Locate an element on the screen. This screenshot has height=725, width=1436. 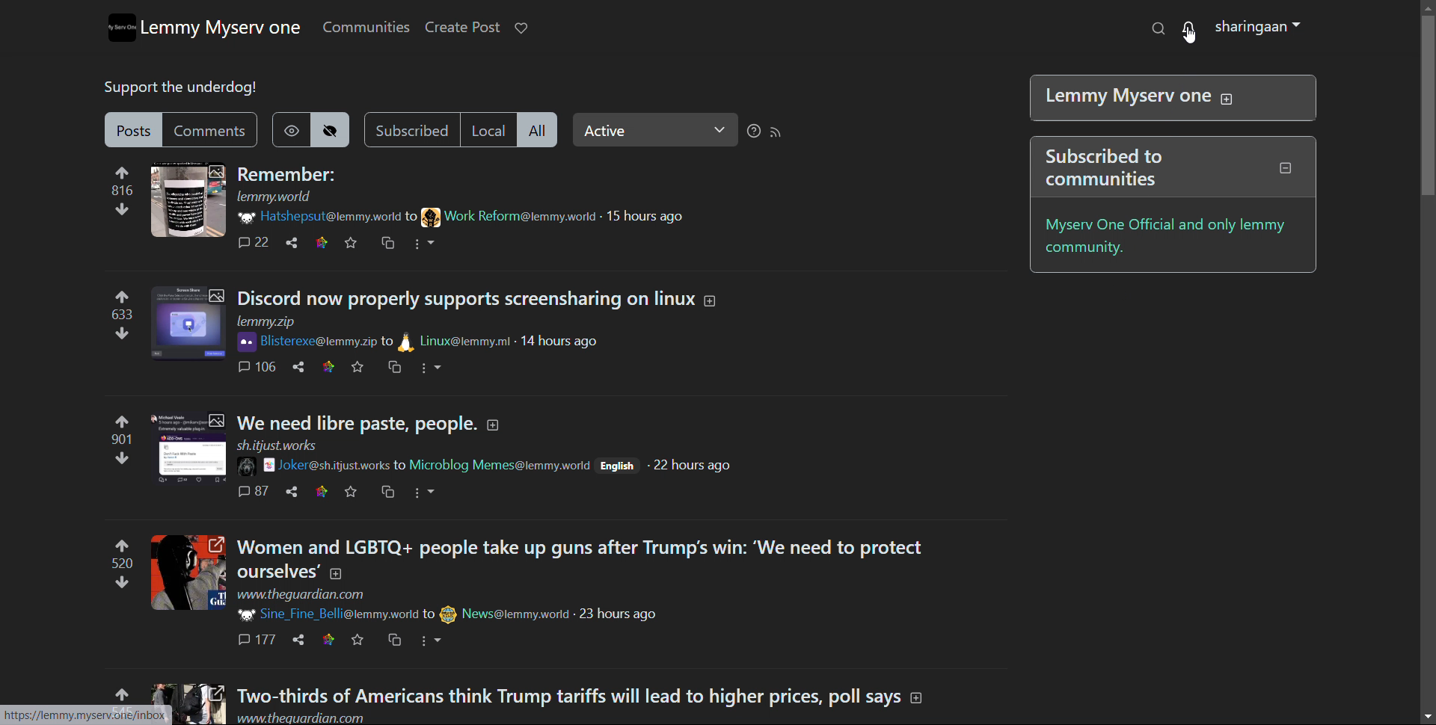
Pointer is located at coordinates (1192, 40).